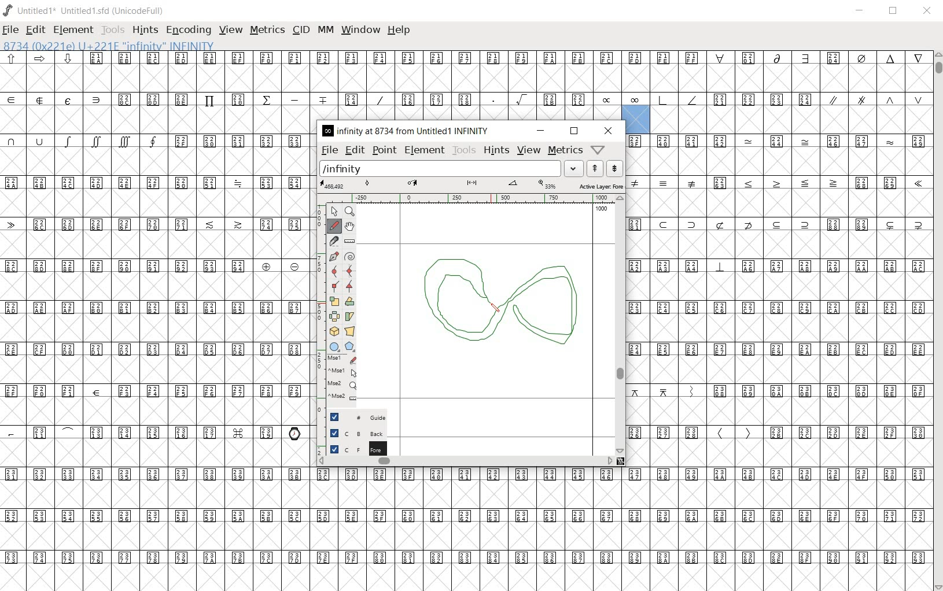 The width and height of the screenshot is (943, 591). What do you see at coordinates (351, 99) in the screenshot?
I see `Unicode code points` at bounding box center [351, 99].